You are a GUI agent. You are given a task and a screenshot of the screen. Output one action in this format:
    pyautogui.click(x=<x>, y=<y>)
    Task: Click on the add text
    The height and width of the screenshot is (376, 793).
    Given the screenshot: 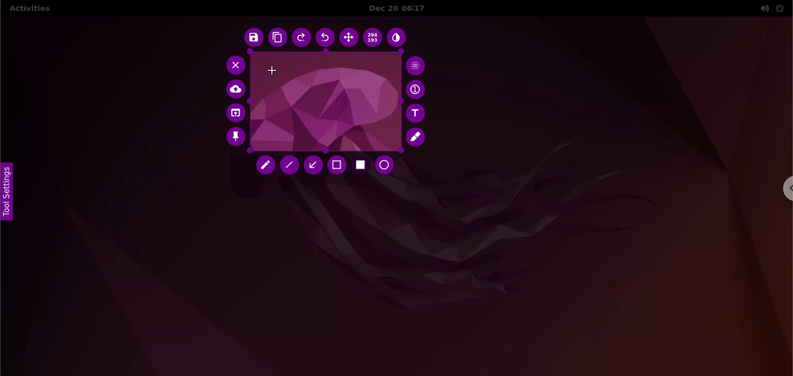 What is the action you would take?
    pyautogui.click(x=417, y=113)
    